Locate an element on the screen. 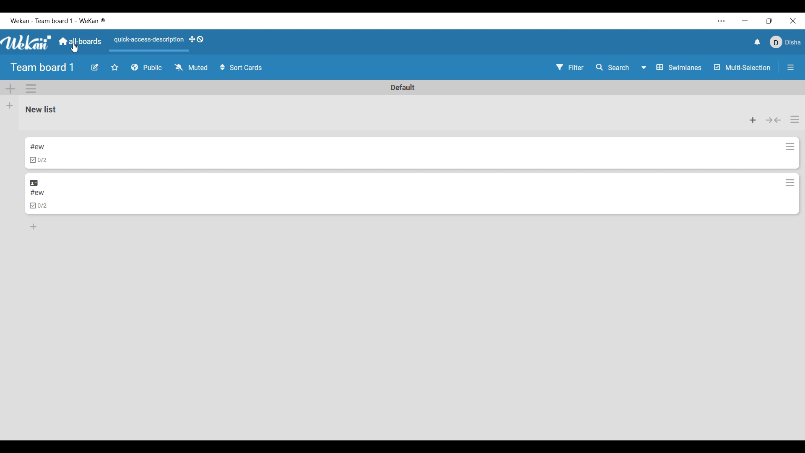 Image resolution: width=805 pixels, height=453 pixels. Indicates card has checklist is located at coordinates (39, 160).